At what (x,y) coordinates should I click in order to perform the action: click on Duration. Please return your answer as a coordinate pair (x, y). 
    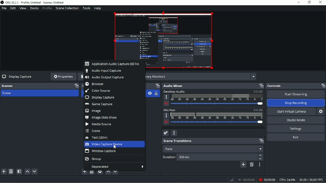
    Looking at the image, I should click on (169, 157).